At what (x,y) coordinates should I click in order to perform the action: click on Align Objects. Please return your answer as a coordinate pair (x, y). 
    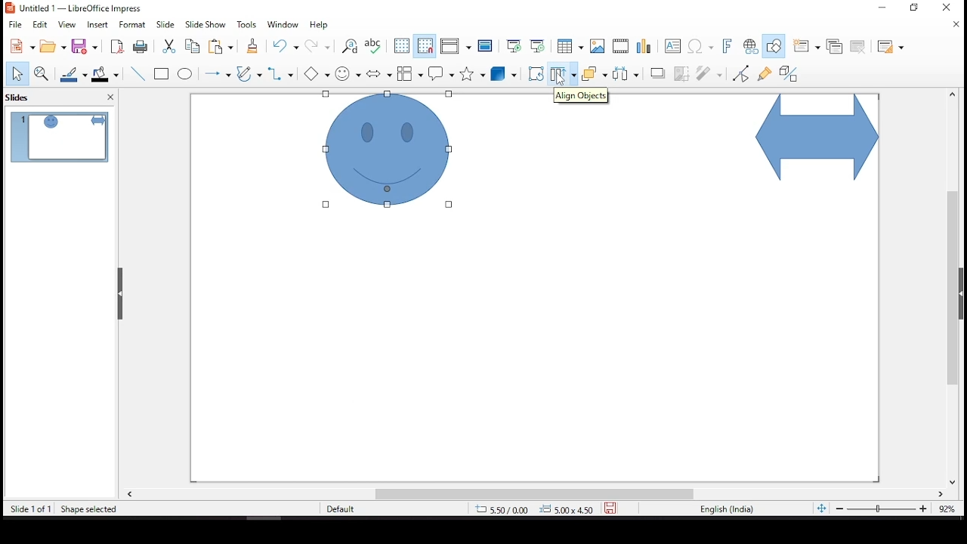
    Looking at the image, I should click on (582, 97).